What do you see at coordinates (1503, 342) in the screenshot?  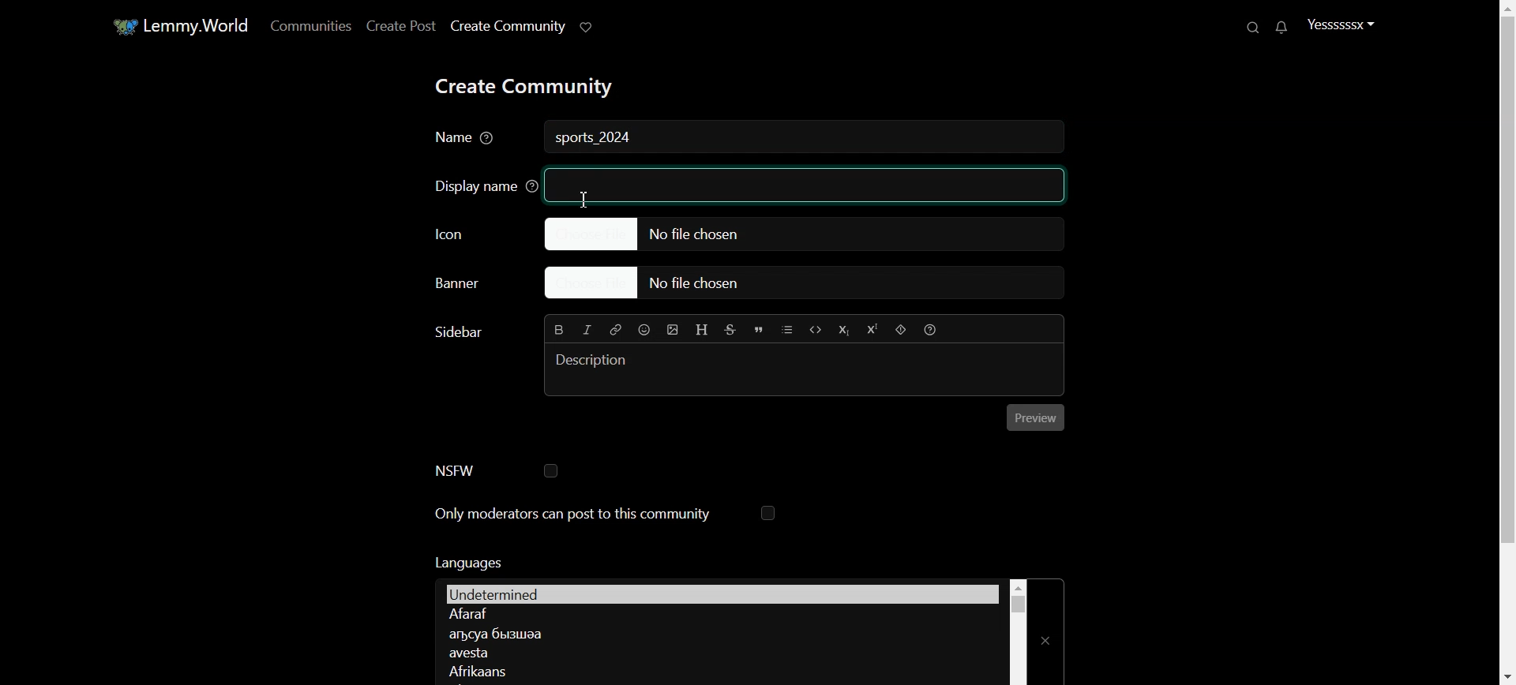 I see `Vertical Scroll bar` at bounding box center [1503, 342].